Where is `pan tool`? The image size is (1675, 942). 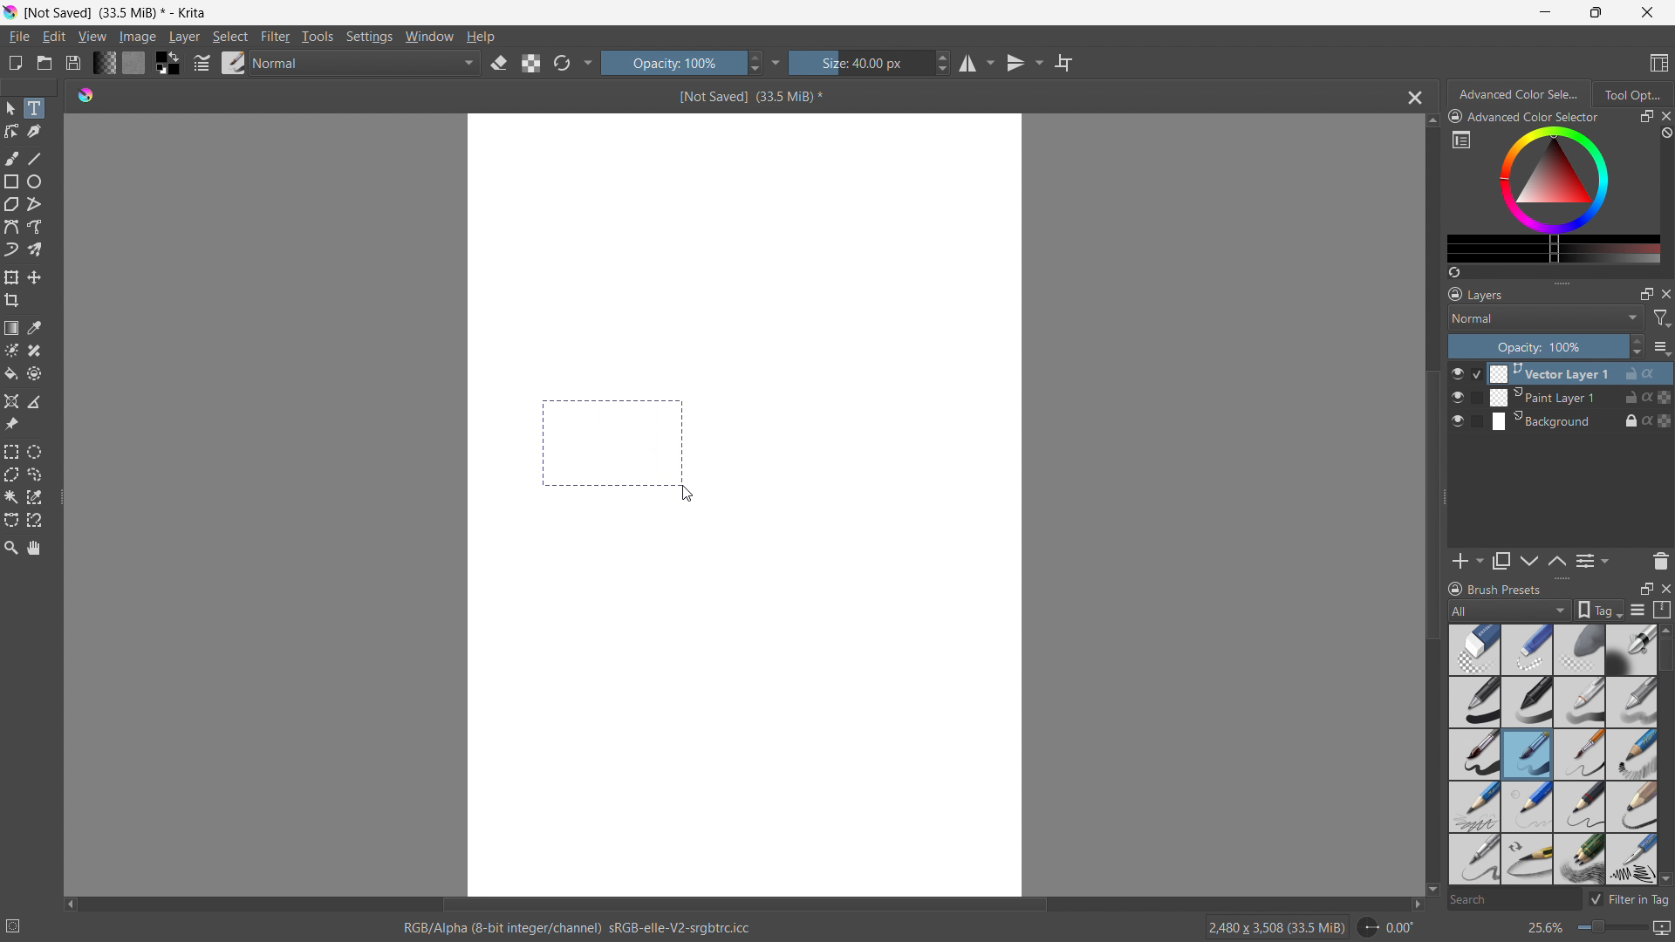
pan tool is located at coordinates (35, 548).